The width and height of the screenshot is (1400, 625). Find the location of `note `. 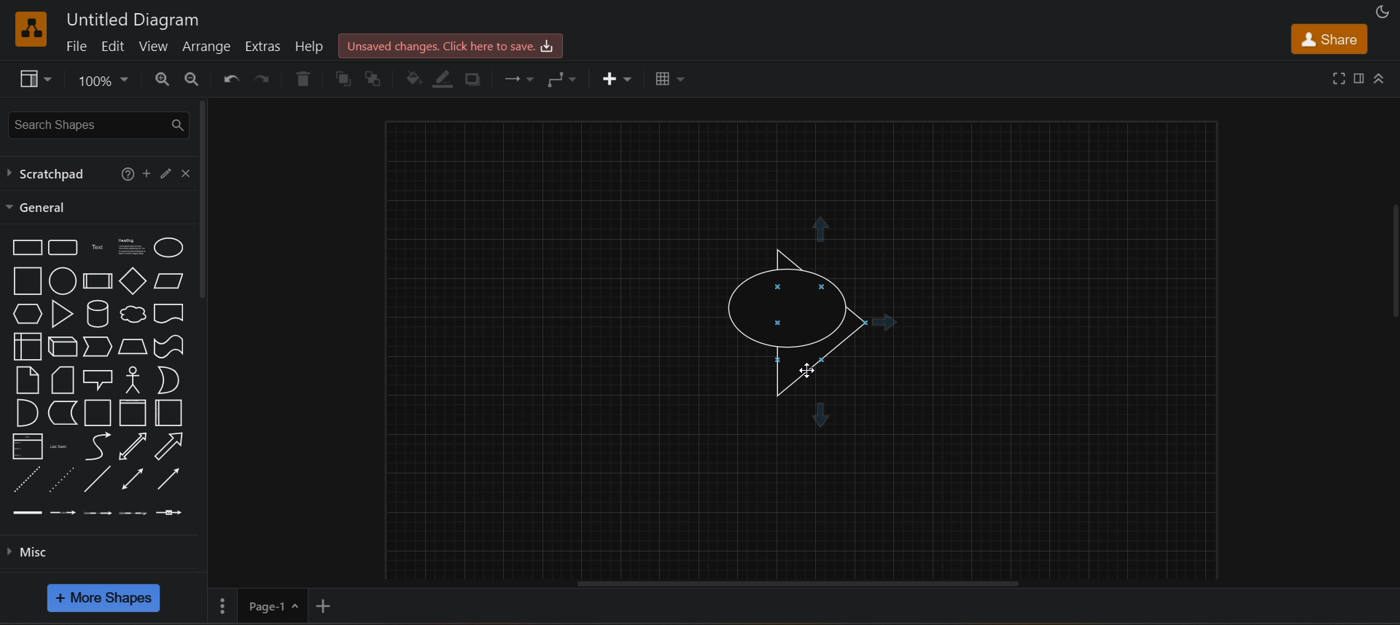

note  is located at coordinates (28, 380).